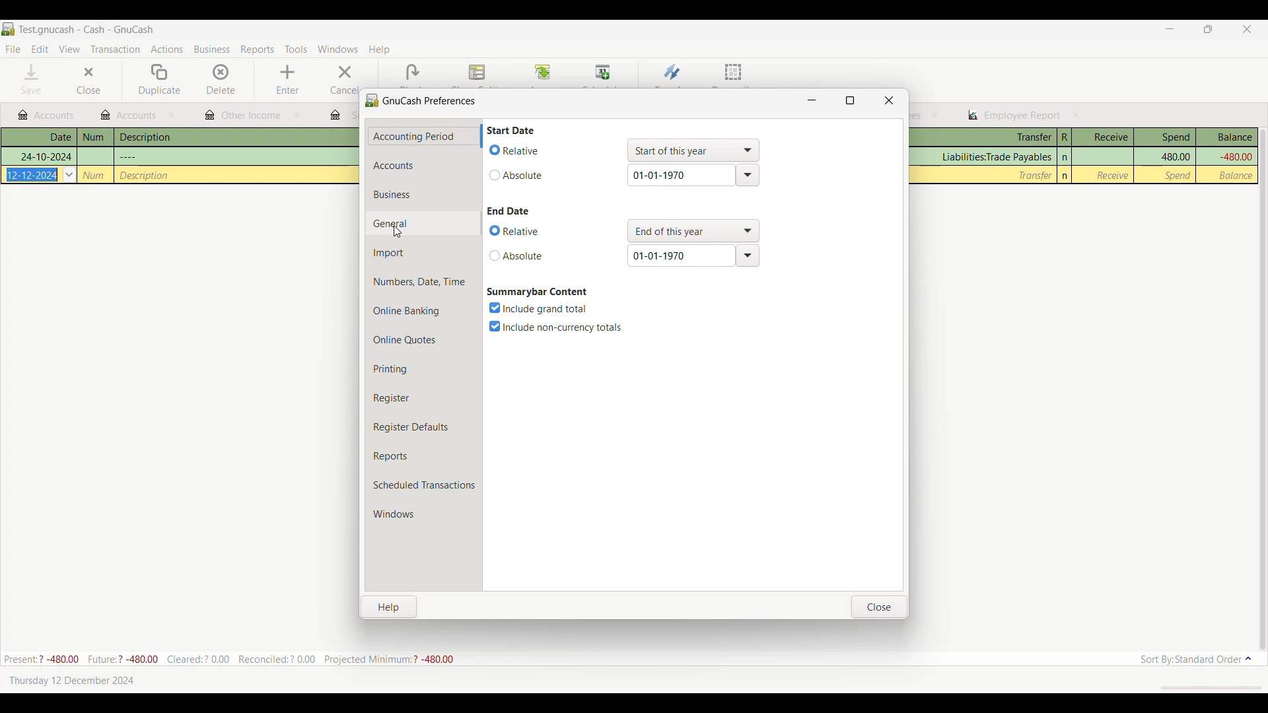 The image size is (1268, 713). What do you see at coordinates (681, 255) in the screenshot?
I see `Text box to type in date` at bounding box center [681, 255].